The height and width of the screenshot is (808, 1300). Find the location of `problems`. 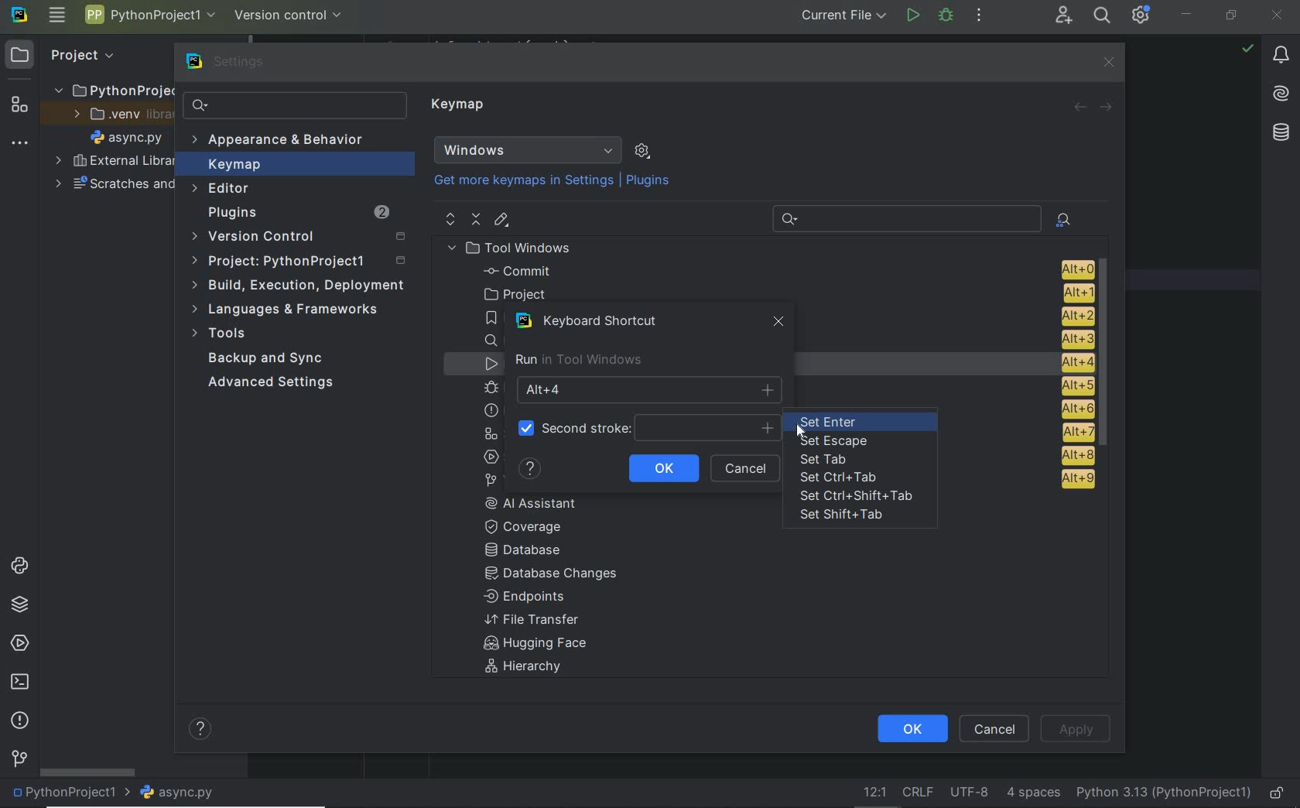

problems is located at coordinates (19, 721).